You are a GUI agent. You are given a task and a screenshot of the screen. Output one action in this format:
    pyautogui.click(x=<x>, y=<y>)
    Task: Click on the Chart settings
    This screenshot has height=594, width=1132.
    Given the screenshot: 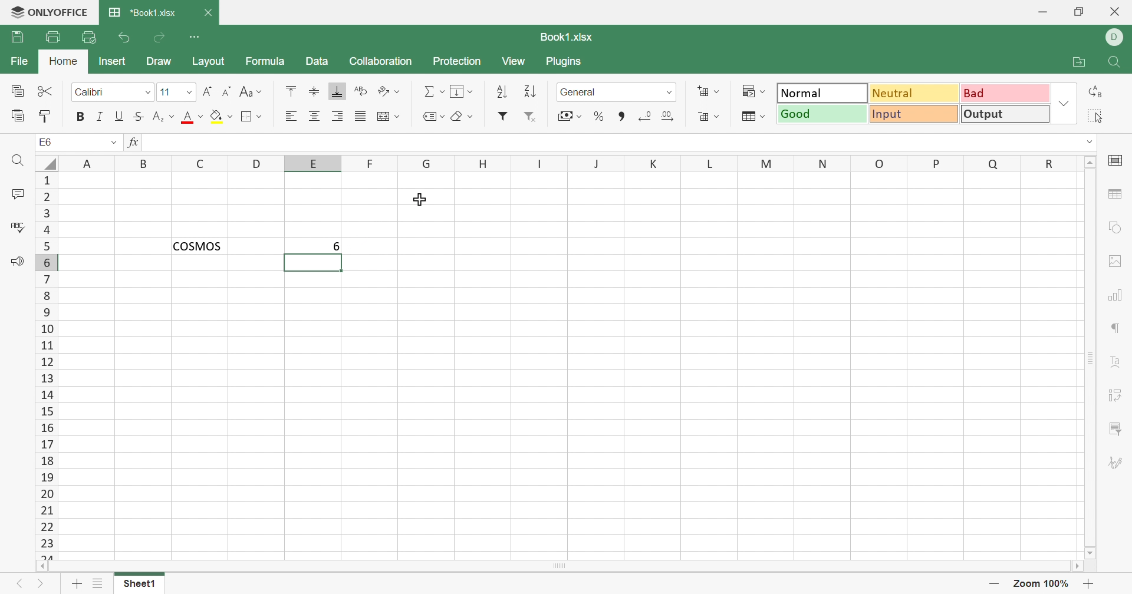 What is the action you would take?
    pyautogui.click(x=1113, y=297)
    